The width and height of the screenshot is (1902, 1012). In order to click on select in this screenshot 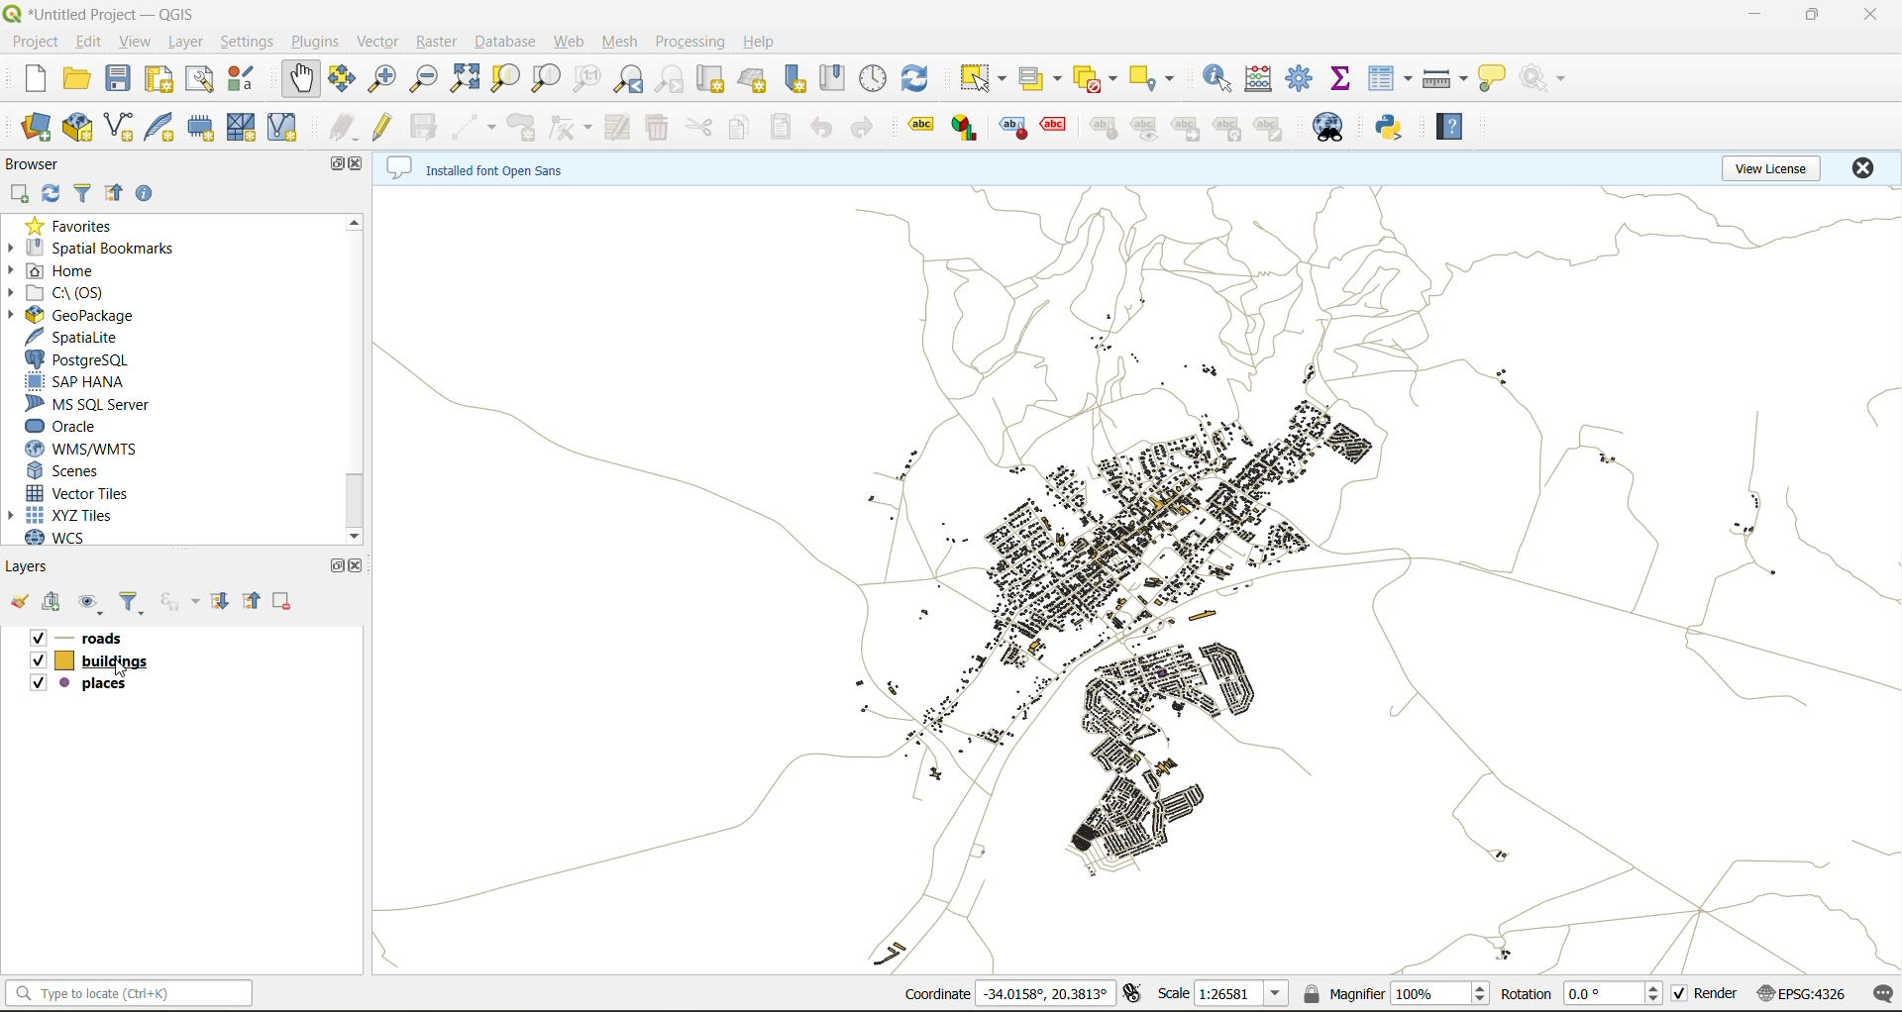, I will do `click(985, 79)`.